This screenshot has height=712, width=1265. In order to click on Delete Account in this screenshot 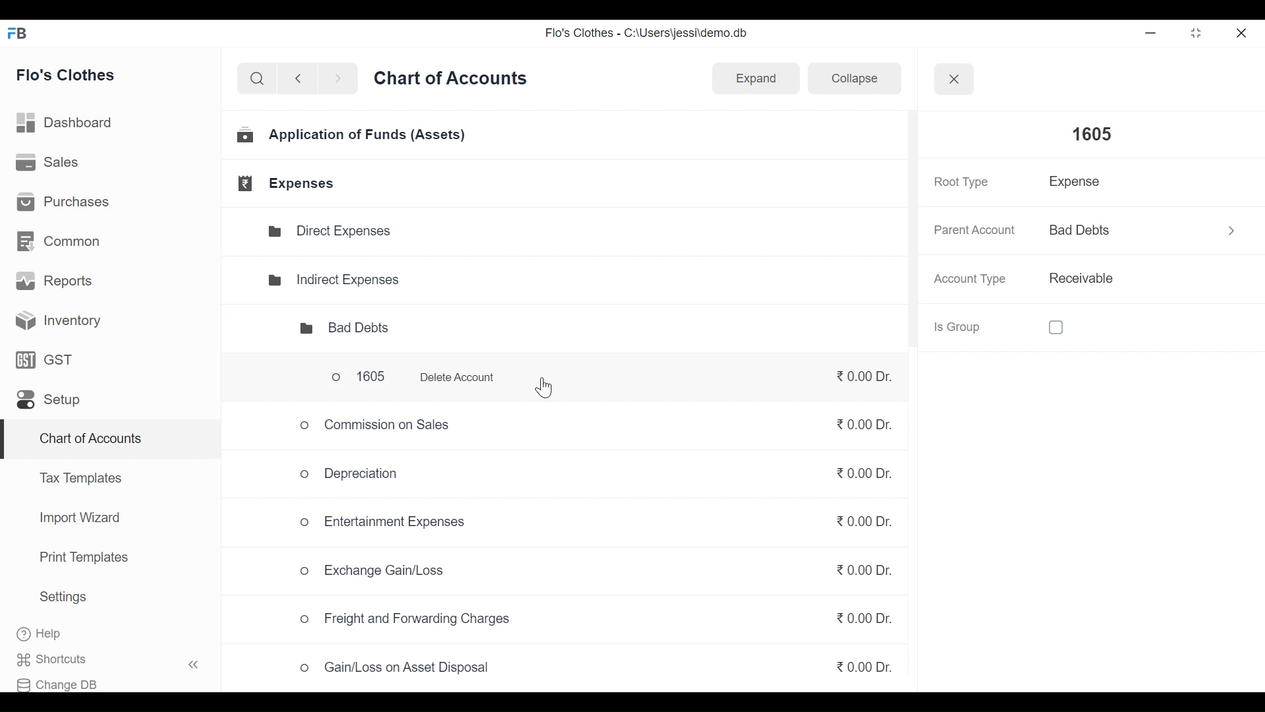, I will do `click(458, 377)`.